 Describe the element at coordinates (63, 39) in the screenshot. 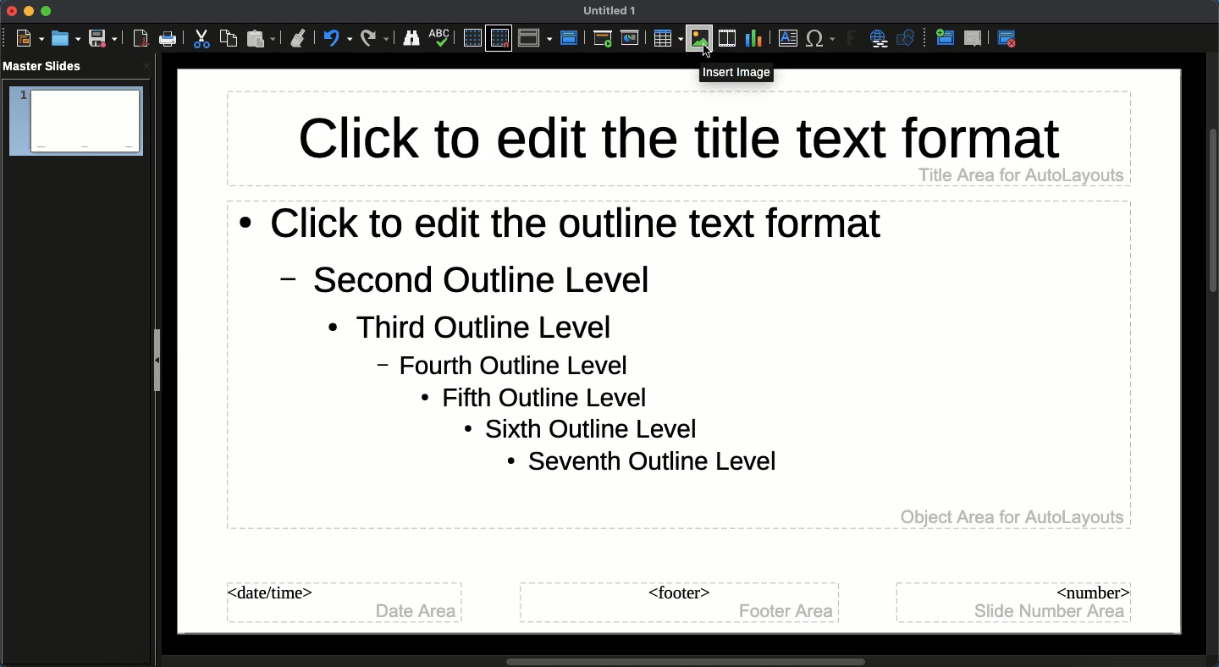

I see `Open` at that location.